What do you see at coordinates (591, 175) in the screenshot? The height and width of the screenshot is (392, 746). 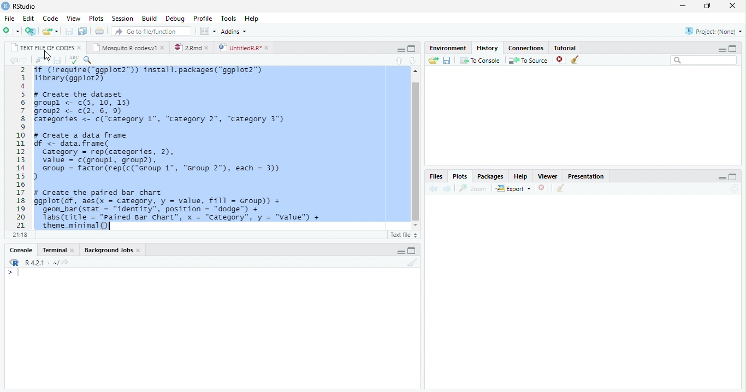 I see `presentation` at bounding box center [591, 175].